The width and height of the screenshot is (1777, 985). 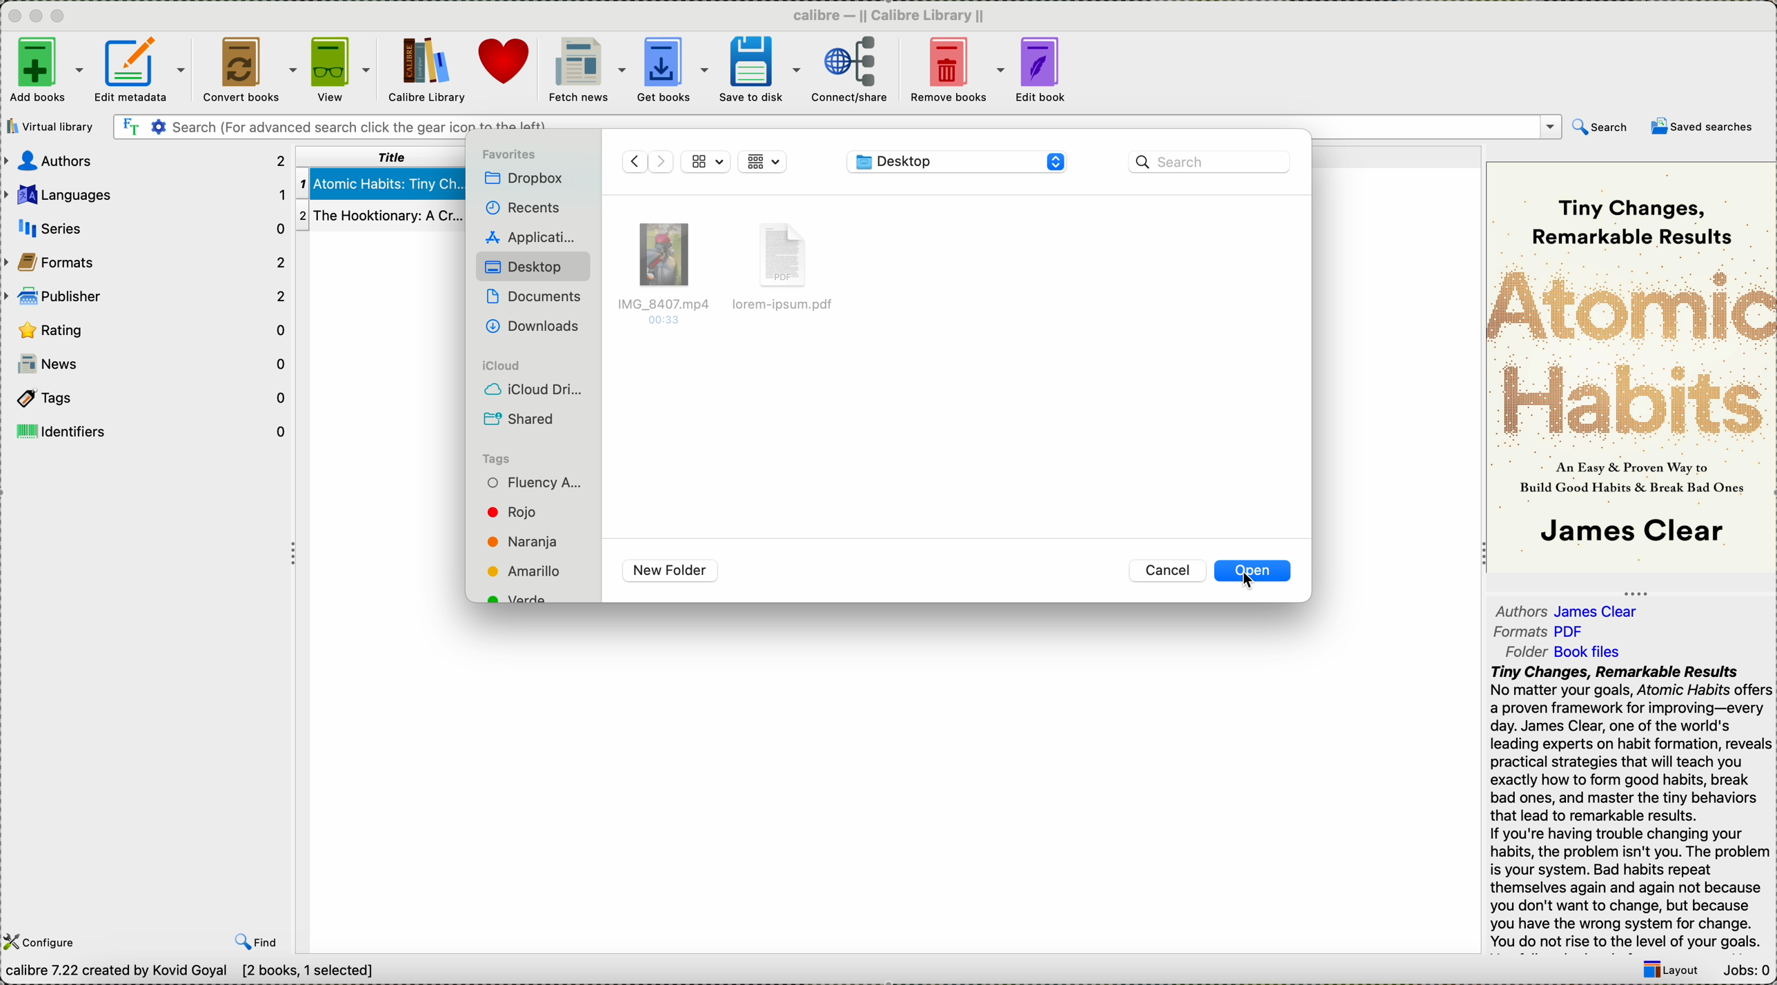 What do you see at coordinates (499, 457) in the screenshot?
I see `tags` at bounding box center [499, 457].